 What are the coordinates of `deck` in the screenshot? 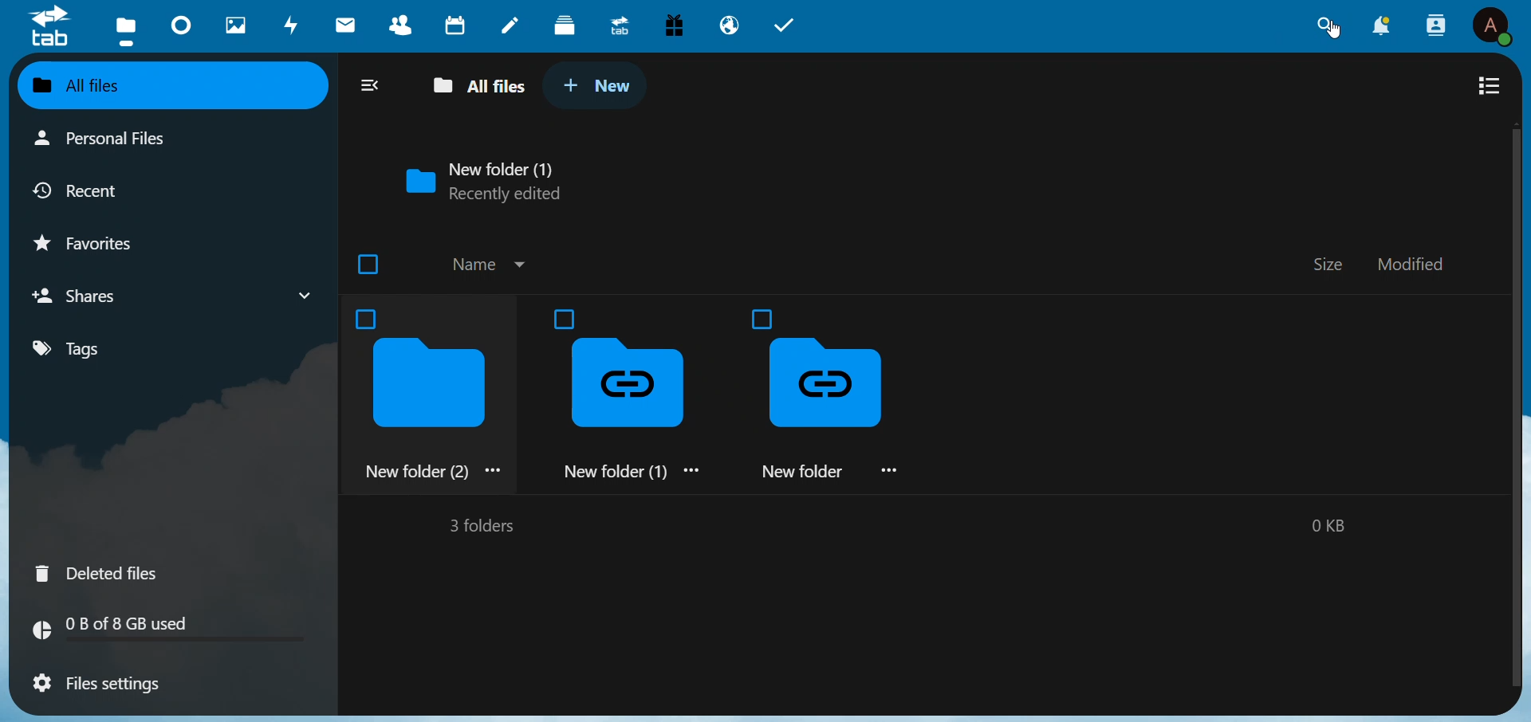 It's located at (565, 26).